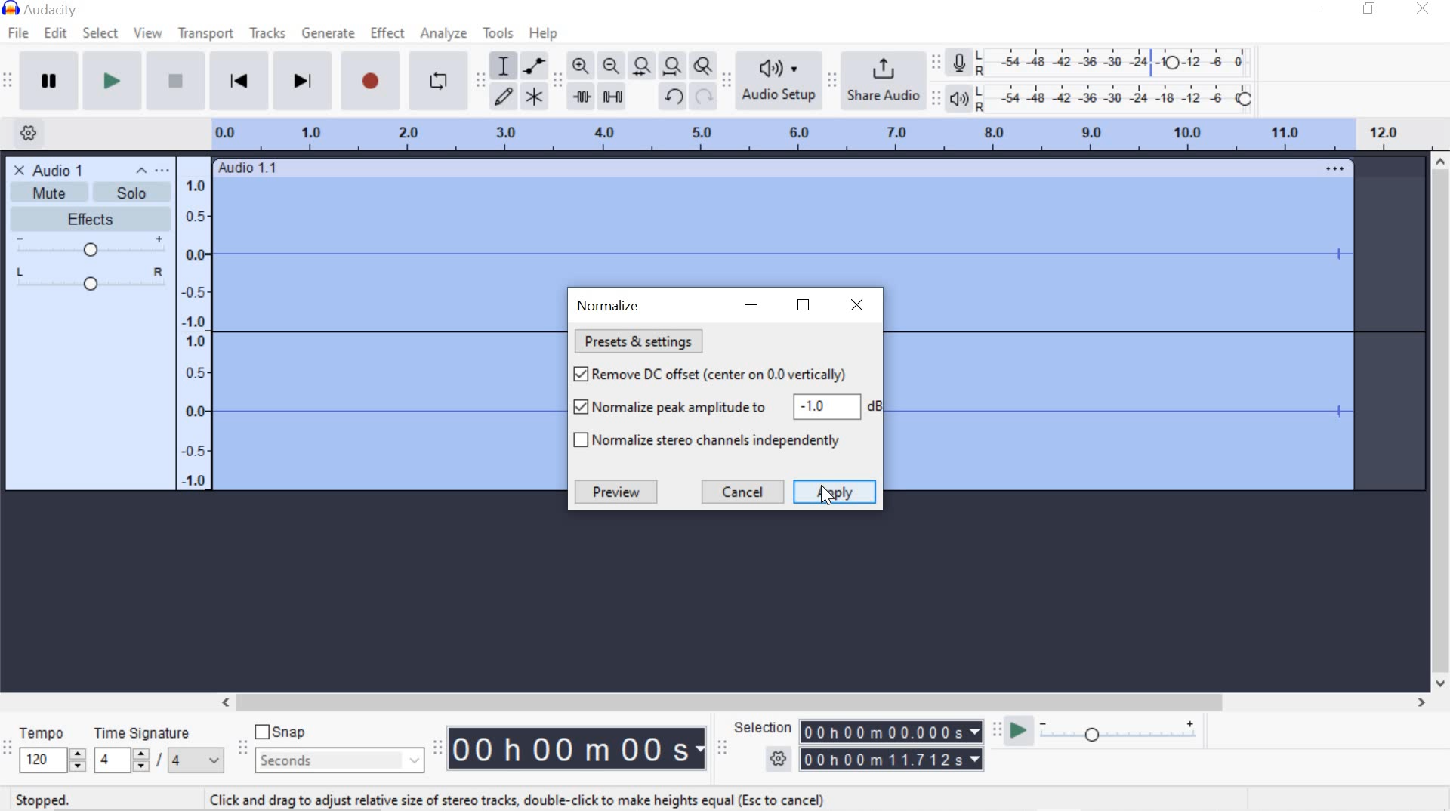 This screenshot has width=1450, height=811. I want to click on Edit Toolbar, so click(557, 79).